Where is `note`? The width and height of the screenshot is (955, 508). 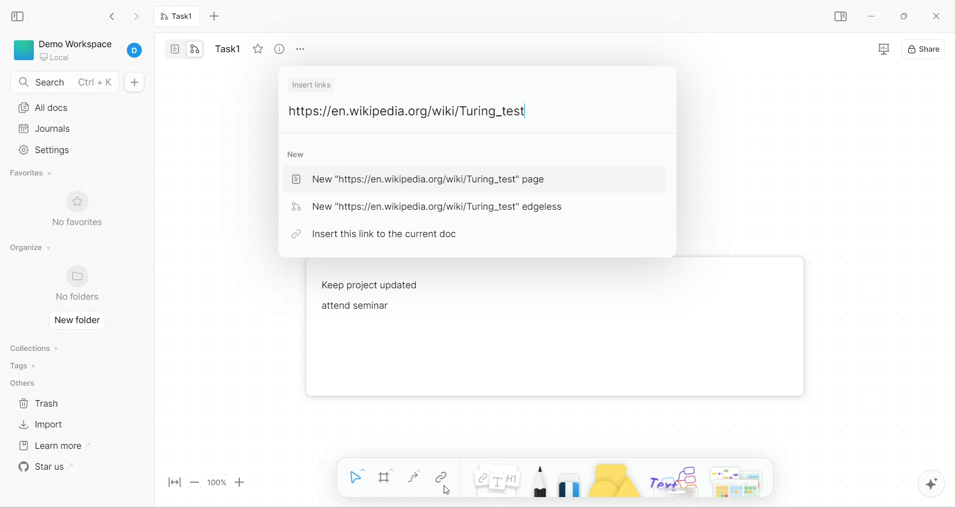
note is located at coordinates (496, 481).